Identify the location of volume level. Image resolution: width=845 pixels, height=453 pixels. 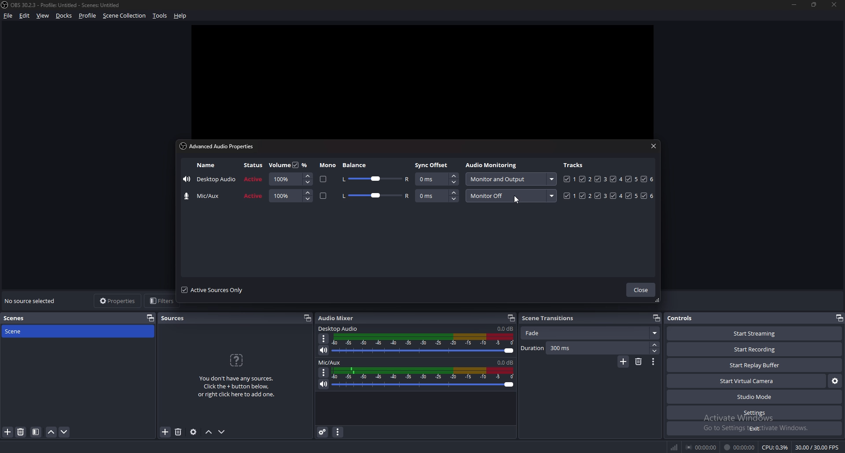
(506, 362).